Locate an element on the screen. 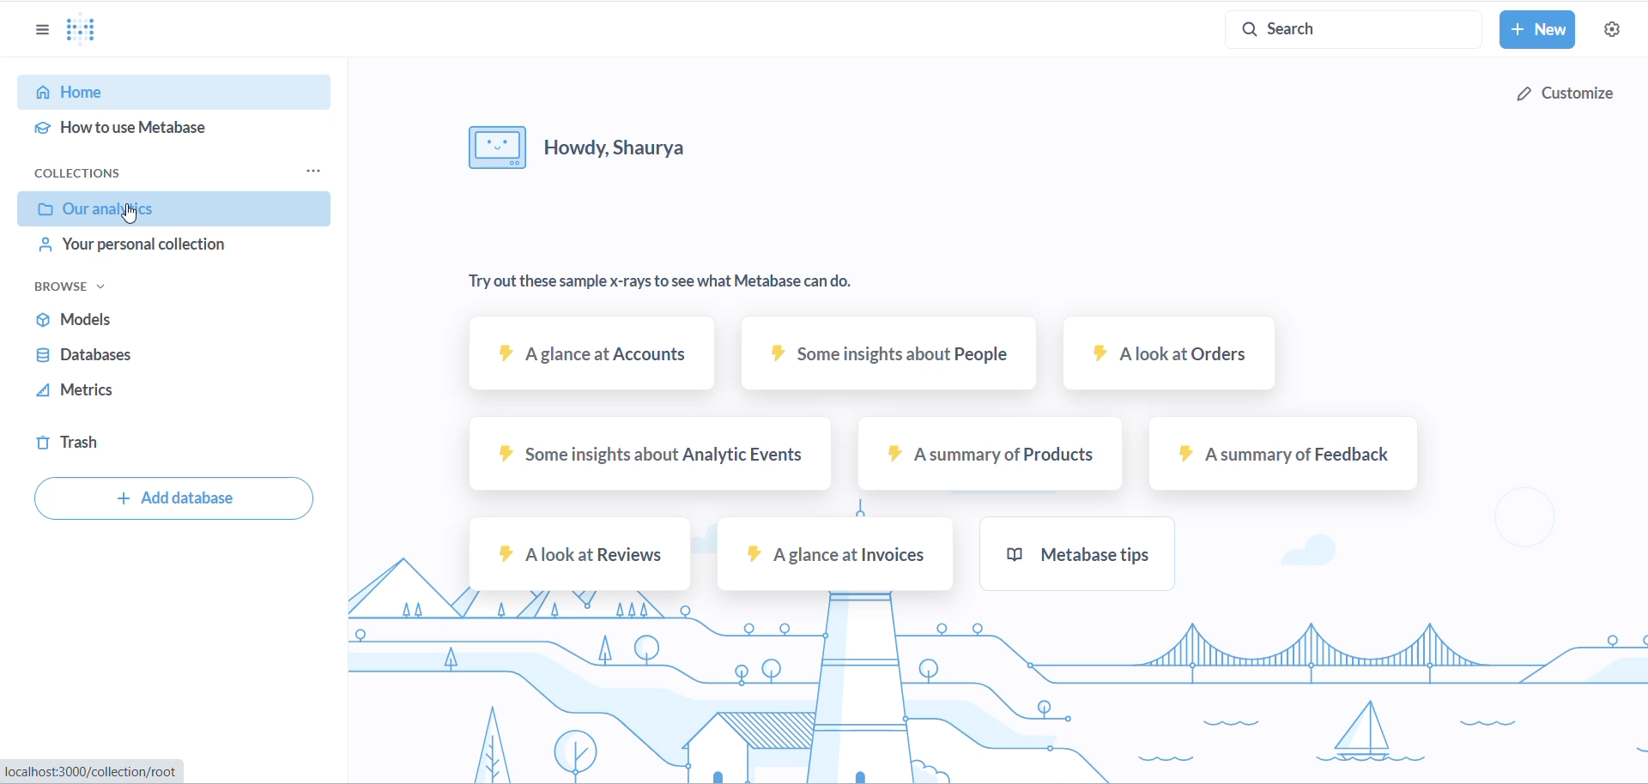 Image resolution: width=1648 pixels, height=784 pixels. search is located at coordinates (1342, 28).